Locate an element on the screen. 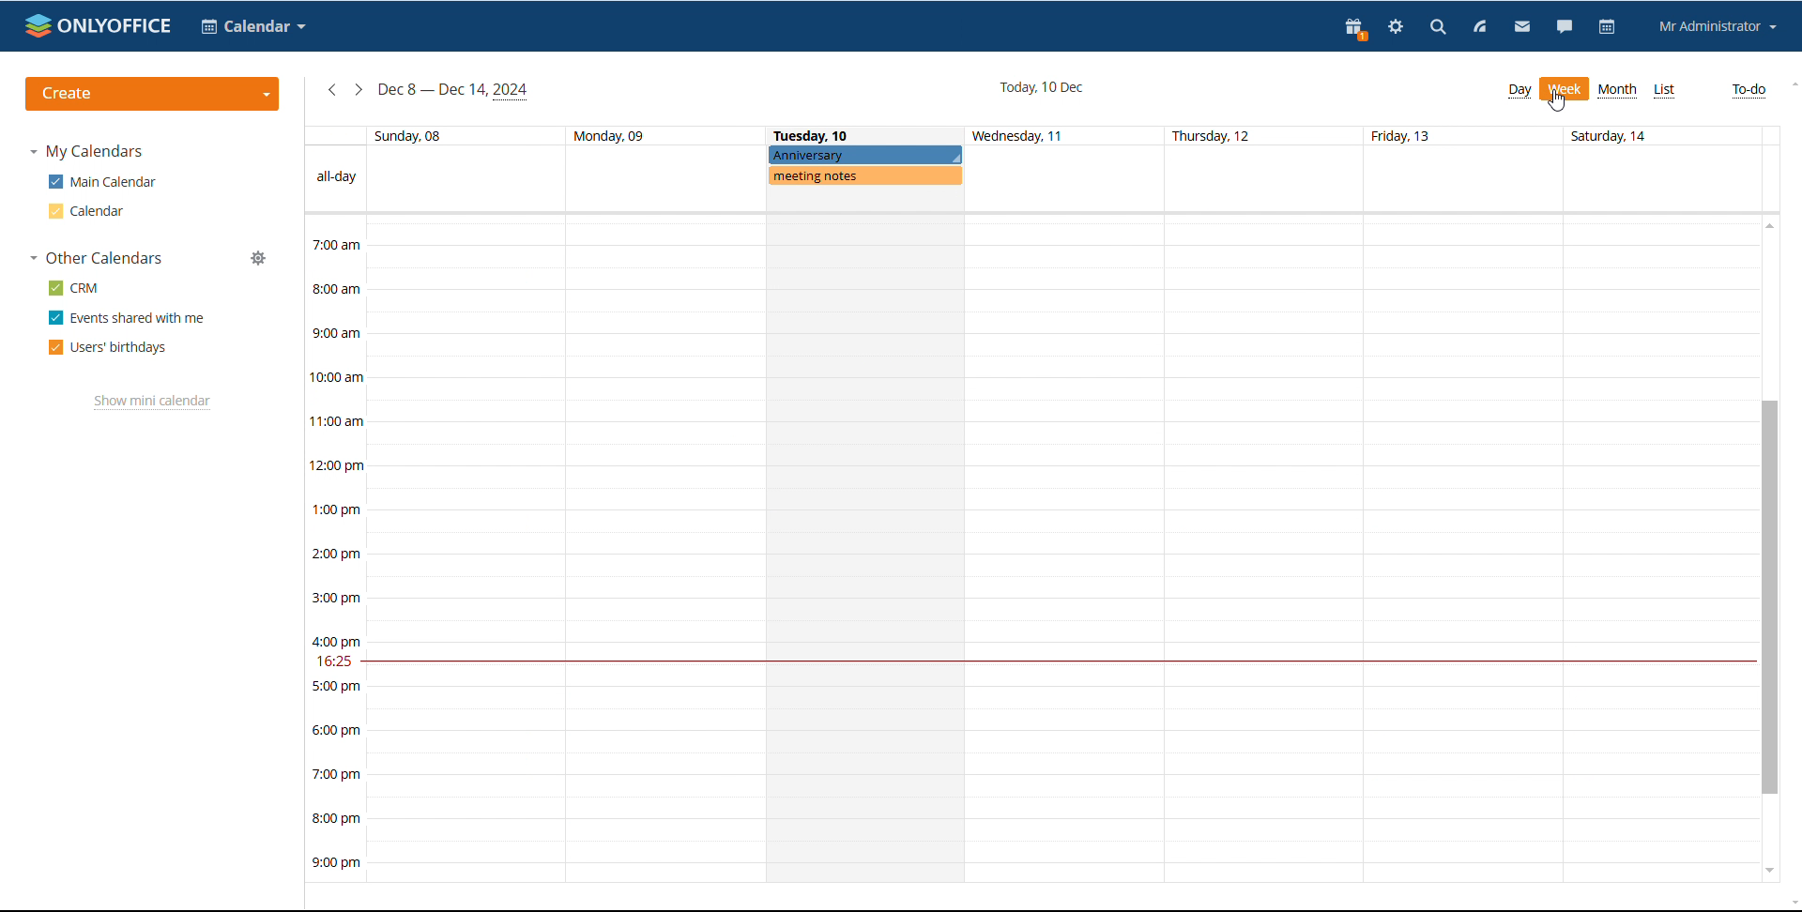  scroll up is located at coordinates (1770, 225).